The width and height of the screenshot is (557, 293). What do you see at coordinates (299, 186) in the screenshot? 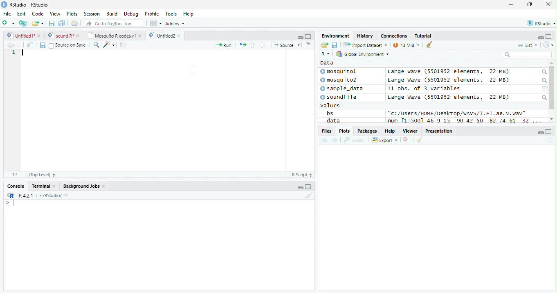
I see `minimize` at bounding box center [299, 186].